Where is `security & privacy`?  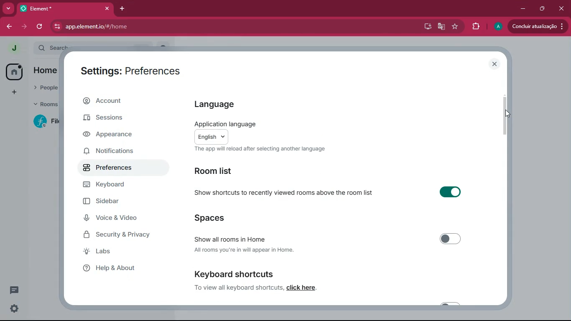
security & privacy is located at coordinates (122, 235).